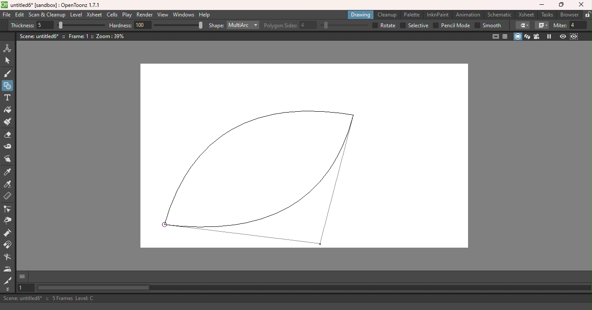 The height and width of the screenshot is (310, 592). Describe the element at coordinates (23, 277) in the screenshot. I see `GUI Show/hide` at that location.